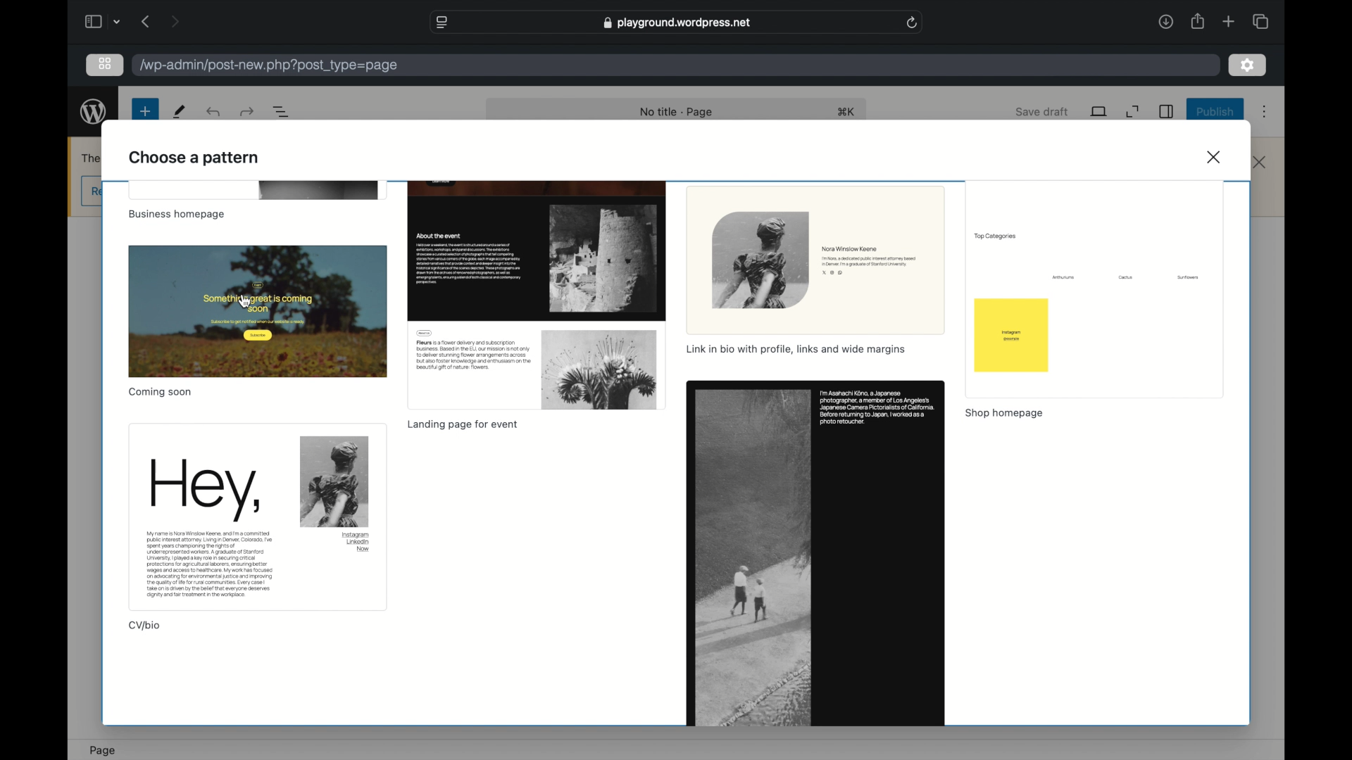  Describe the element at coordinates (212, 113) in the screenshot. I see `undo` at that location.